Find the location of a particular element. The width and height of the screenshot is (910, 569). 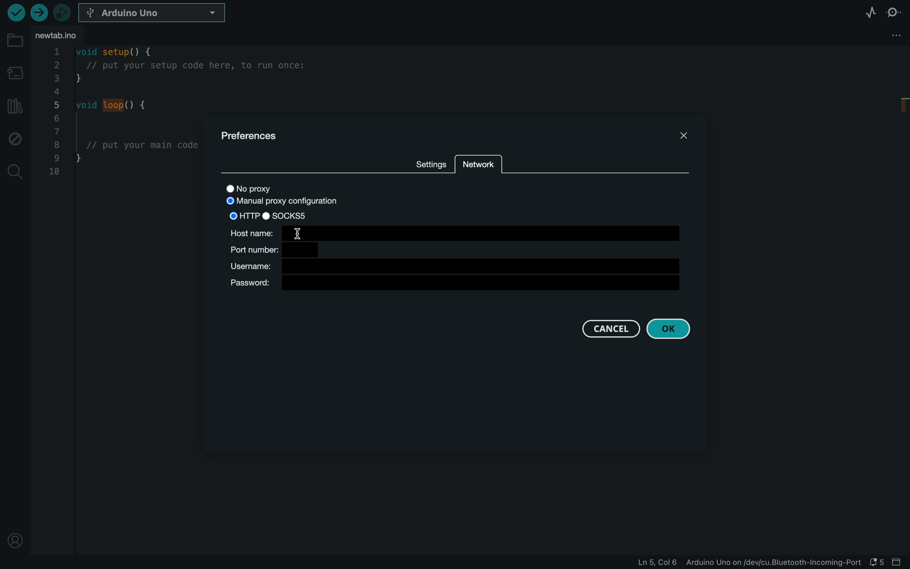

serial monitor is located at coordinates (894, 12).